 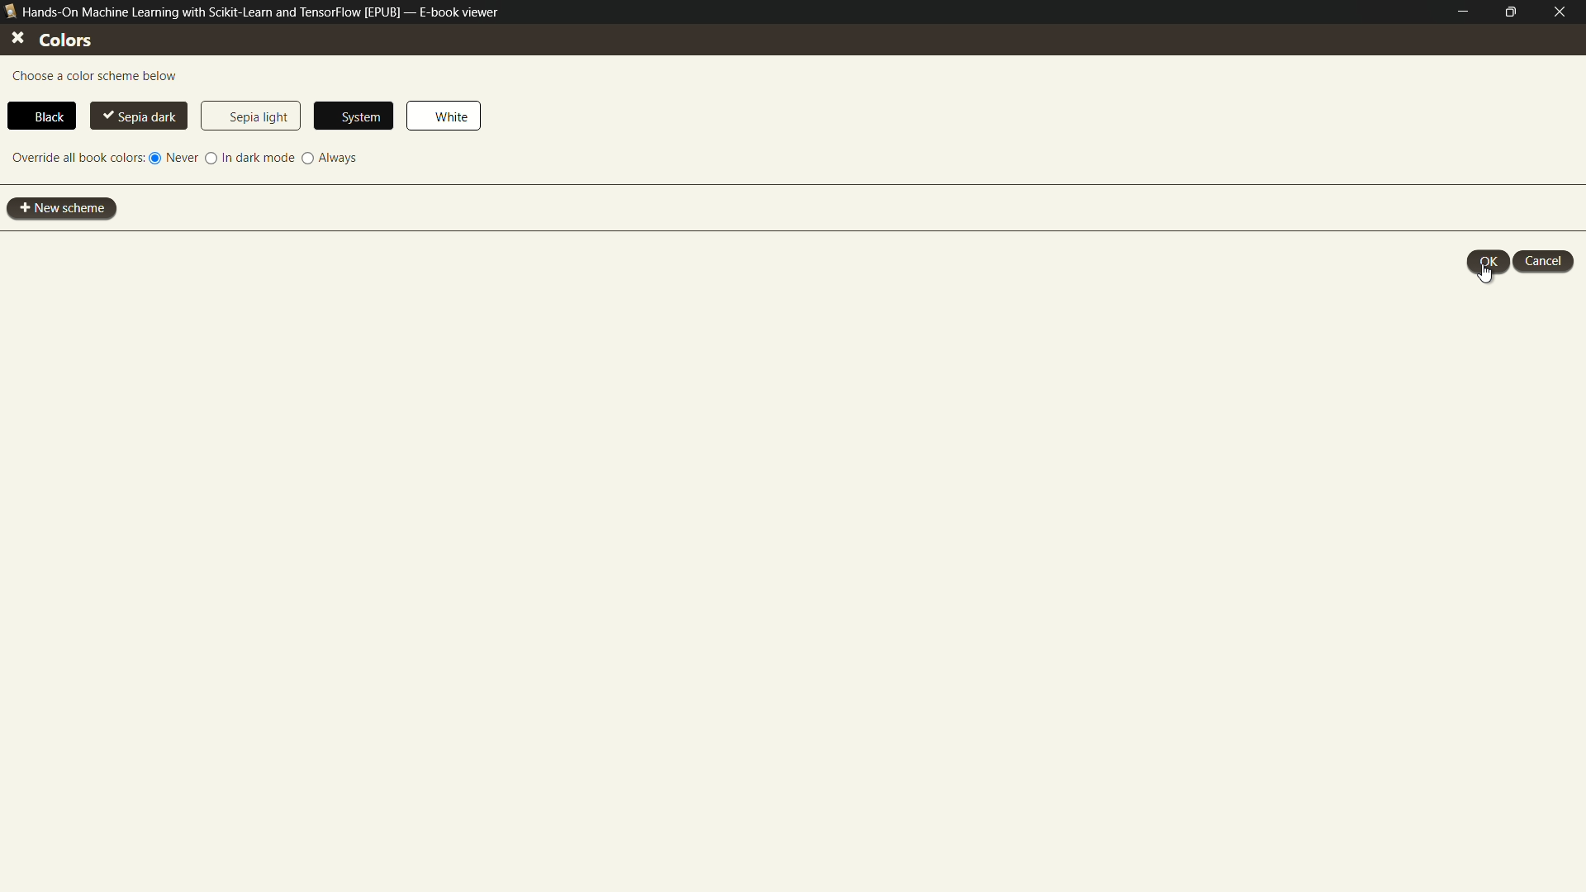 What do you see at coordinates (145, 115) in the screenshot?
I see `sepia dark` at bounding box center [145, 115].